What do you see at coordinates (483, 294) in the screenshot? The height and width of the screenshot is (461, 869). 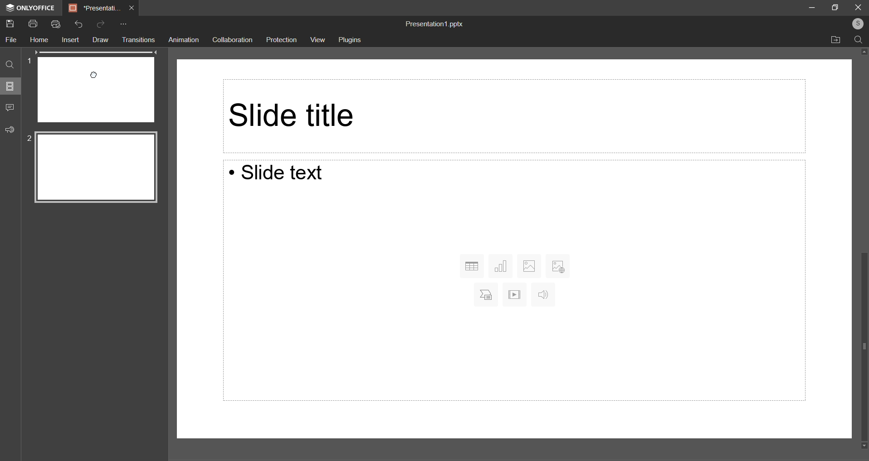 I see `Smart Art` at bounding box center [483, 294].